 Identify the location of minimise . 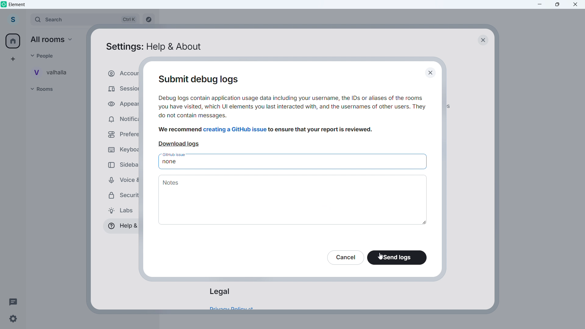
(540, 5).